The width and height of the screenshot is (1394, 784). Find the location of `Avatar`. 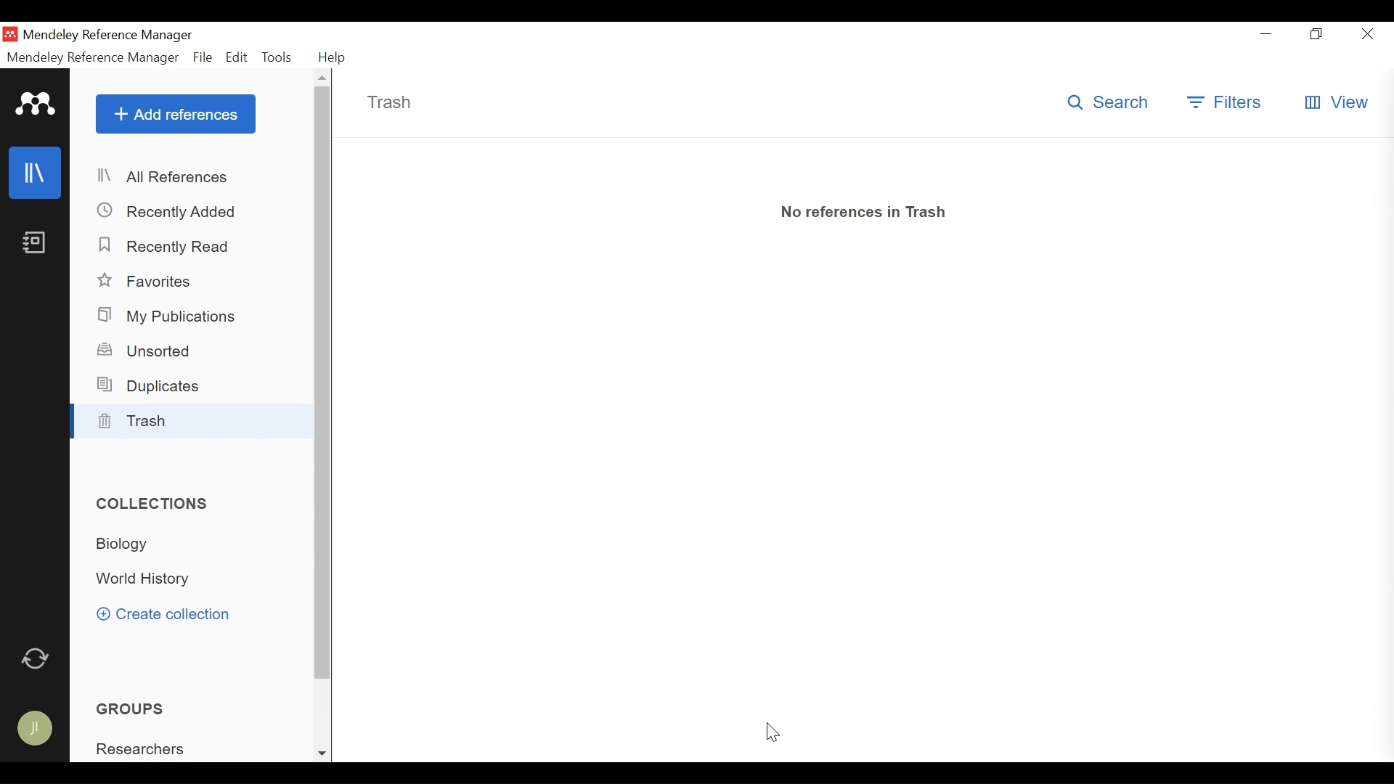

Avatar is located at coordinates (40, 728).